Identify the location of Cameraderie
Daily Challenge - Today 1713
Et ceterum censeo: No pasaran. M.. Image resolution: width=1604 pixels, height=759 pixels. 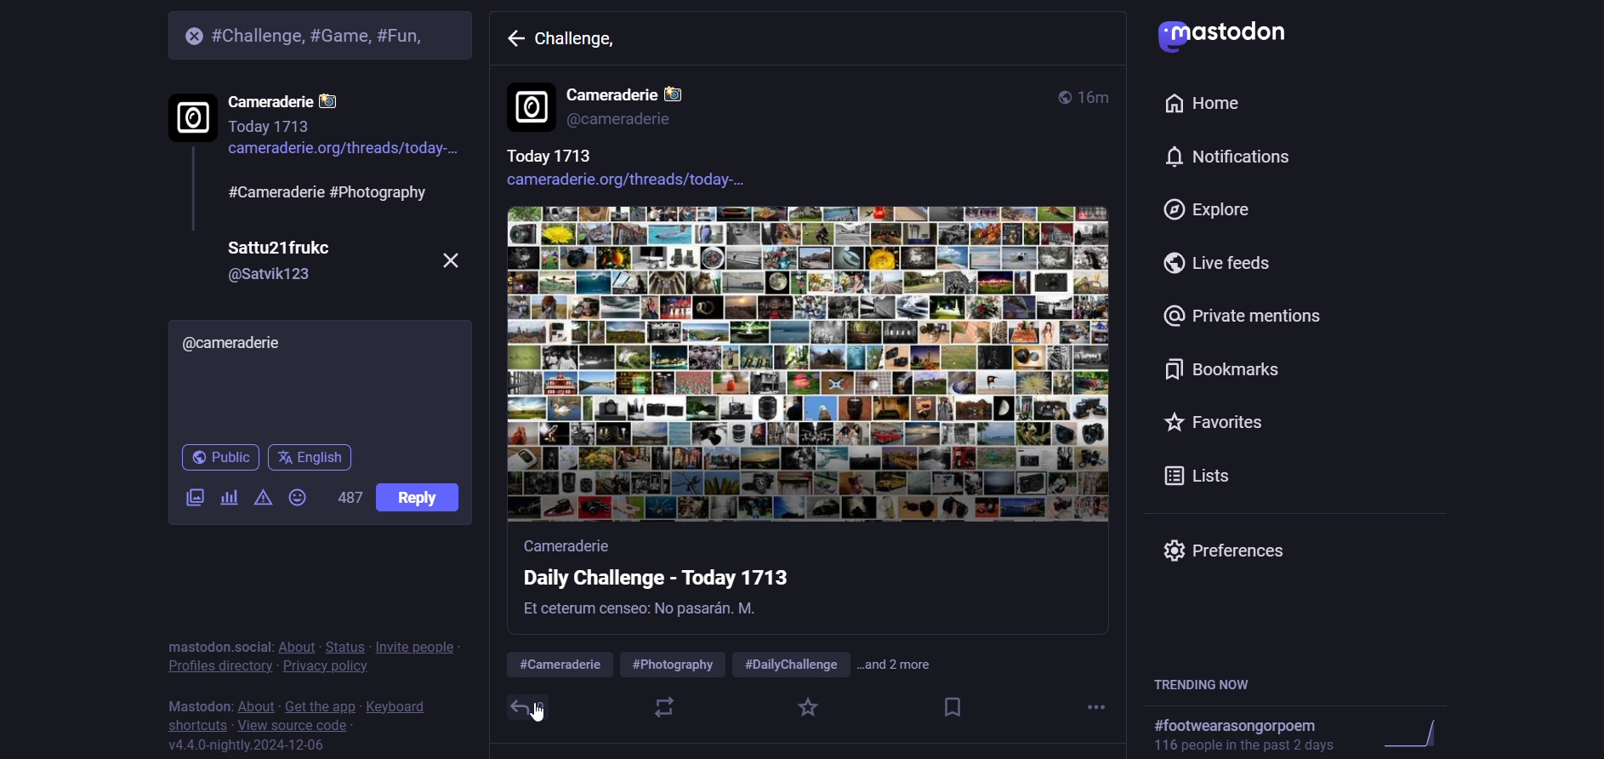
(720, 584).